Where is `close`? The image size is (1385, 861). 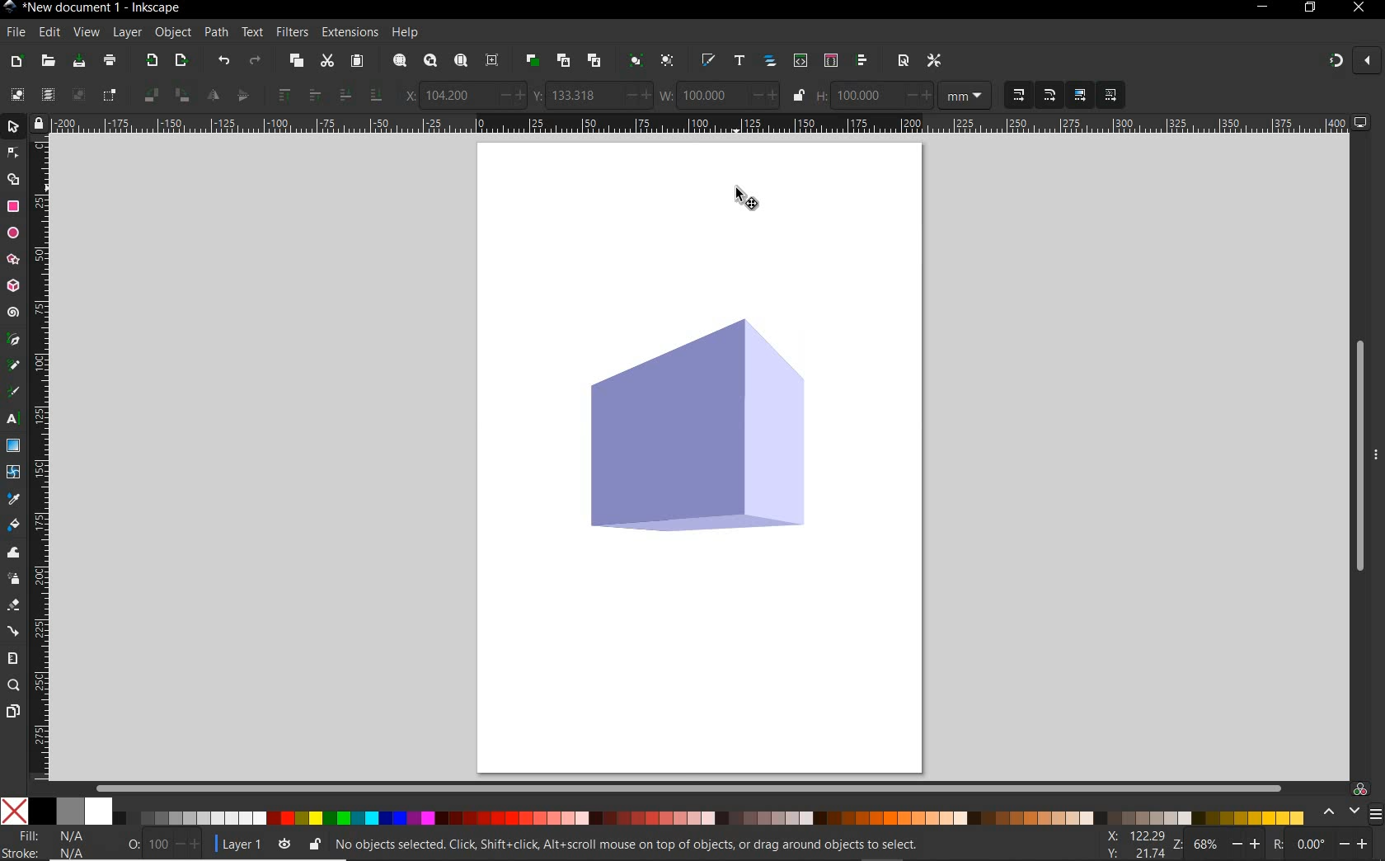 close is located at coordinates (1366, 59).